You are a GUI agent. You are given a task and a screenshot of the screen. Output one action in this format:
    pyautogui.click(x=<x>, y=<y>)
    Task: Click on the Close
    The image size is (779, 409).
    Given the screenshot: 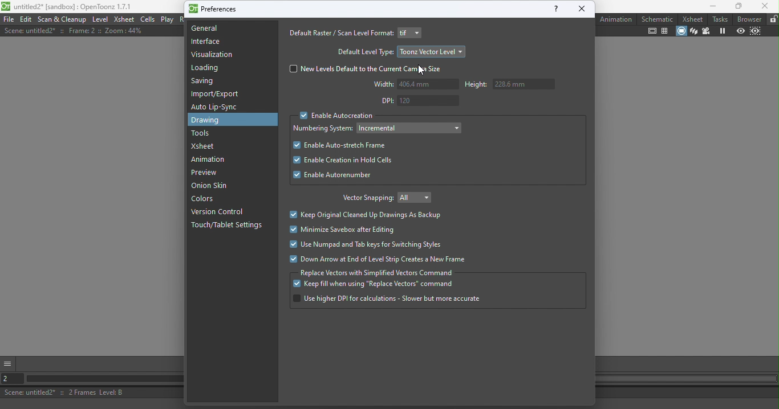 What is the action you would take?
    pyautogui.click(x=765, y=6)
    